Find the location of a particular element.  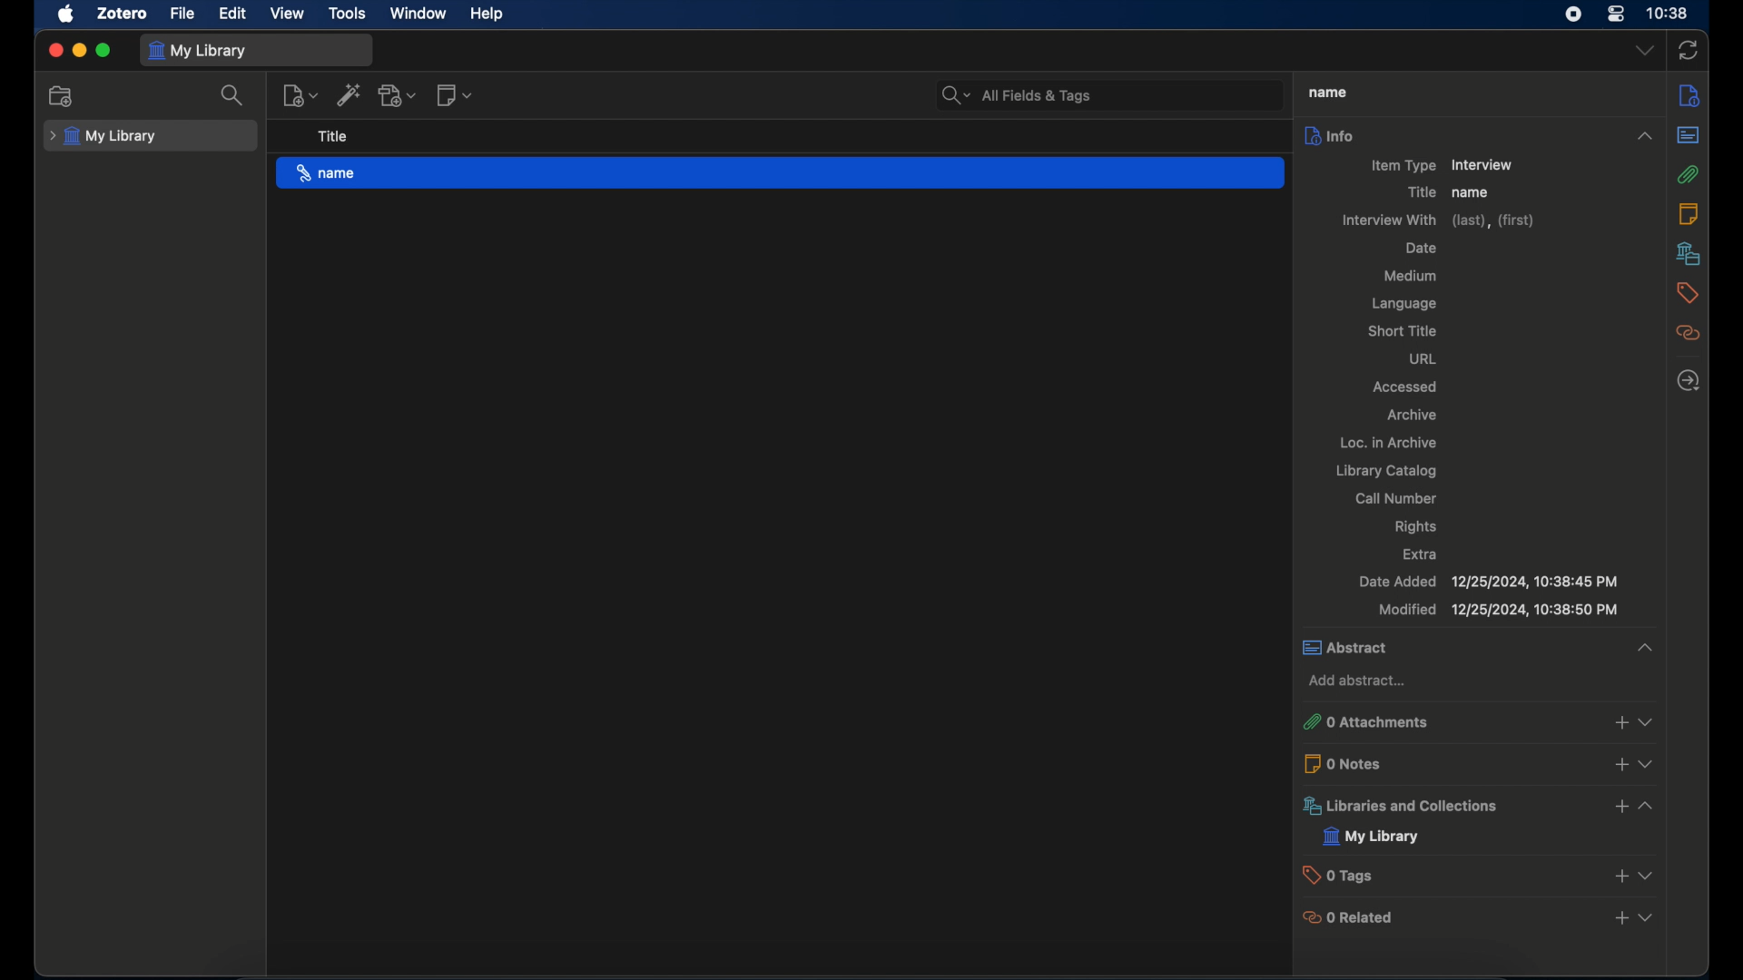

abstract is located at coordinates (1481, 649).